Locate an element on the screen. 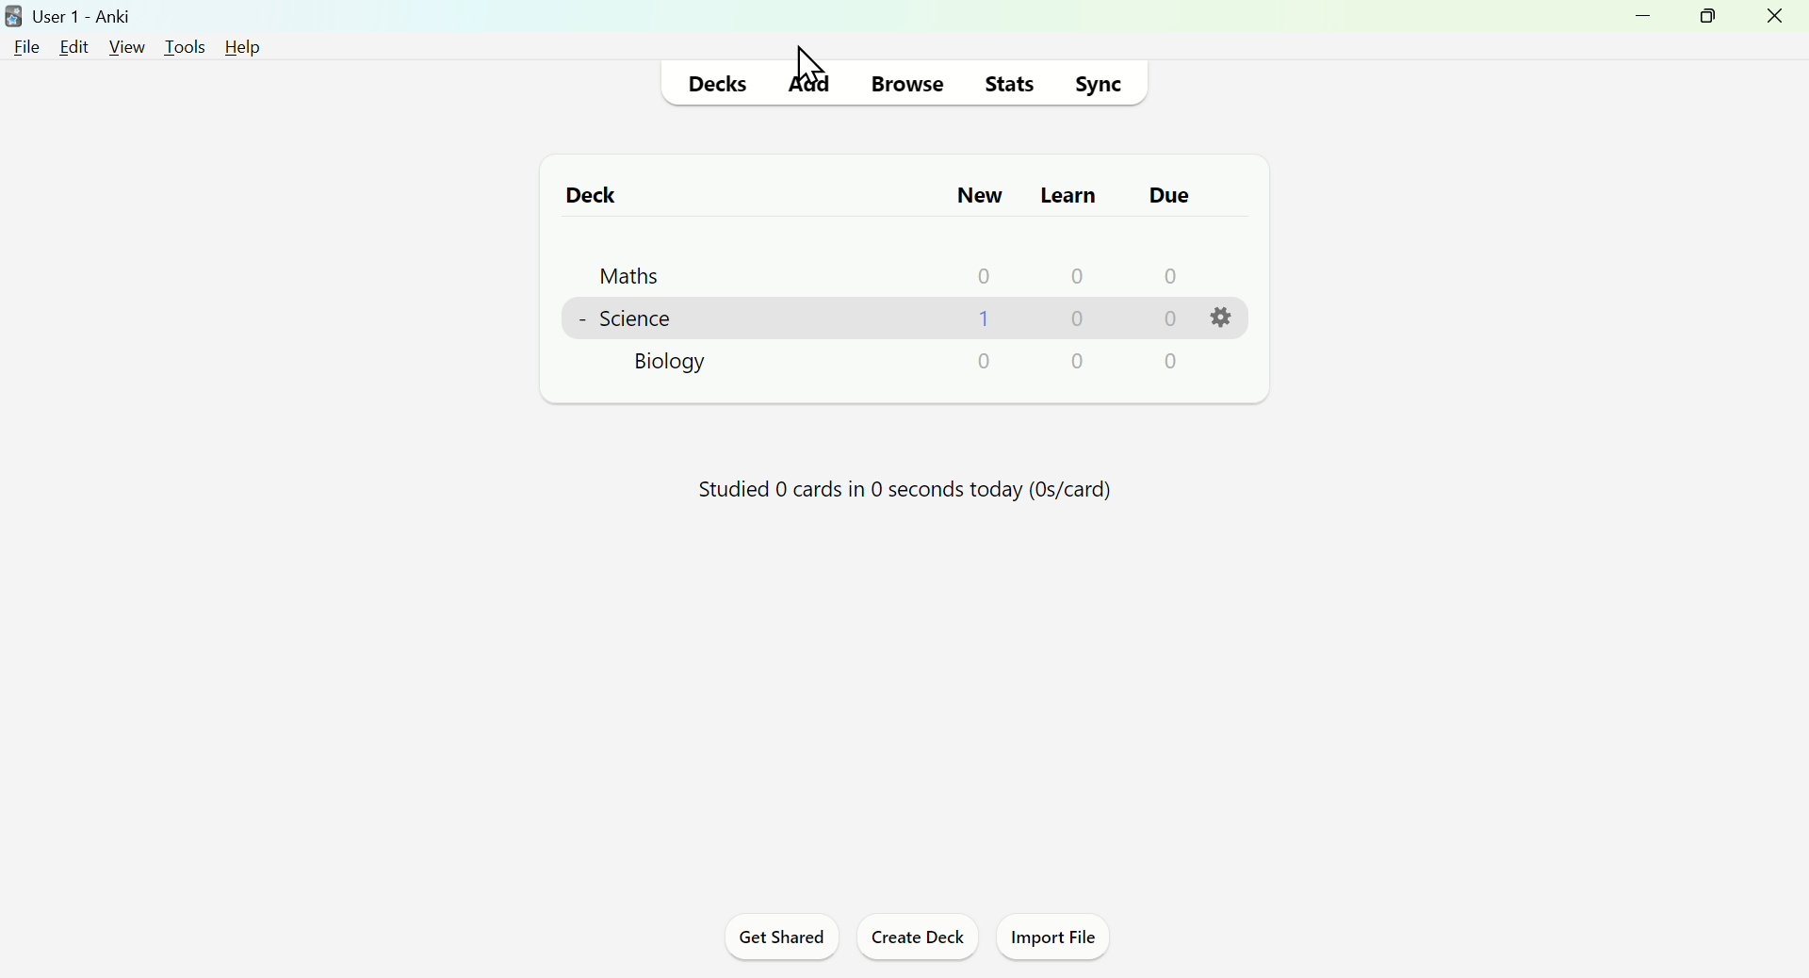 Image resolution: width=1809 pixels, height=978 pixels. 0 is located at coordinates (1165, 276).